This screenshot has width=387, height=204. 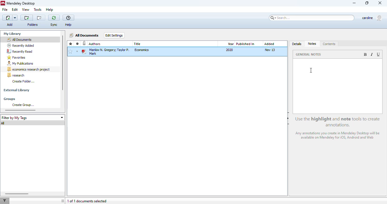 I want to click on added, so click(x=269, y=44).